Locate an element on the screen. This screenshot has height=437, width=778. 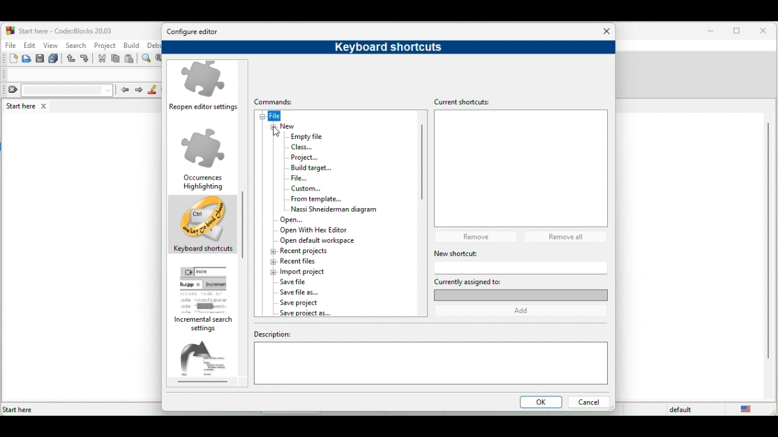
next  is located at coordinates (139, 90).